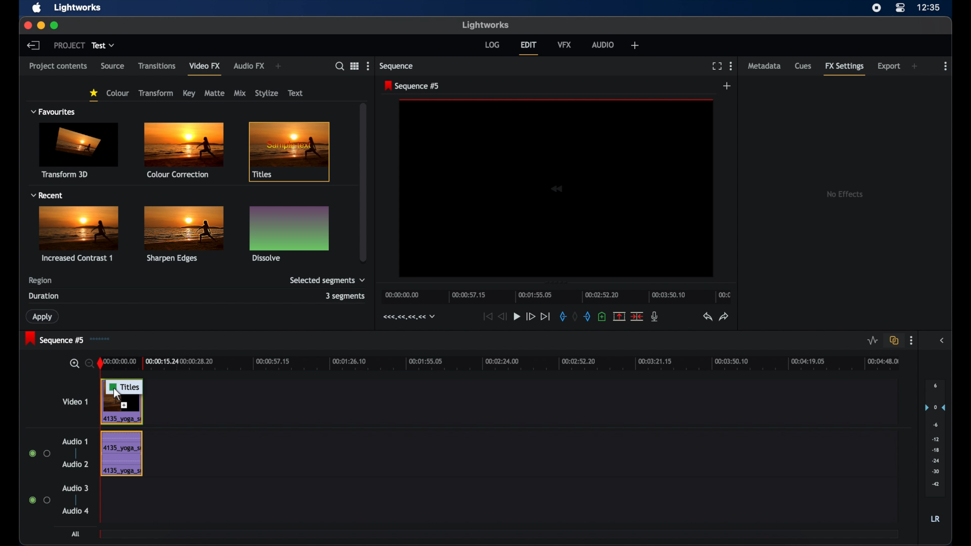  I want to click on video fx, so click(204, 65).